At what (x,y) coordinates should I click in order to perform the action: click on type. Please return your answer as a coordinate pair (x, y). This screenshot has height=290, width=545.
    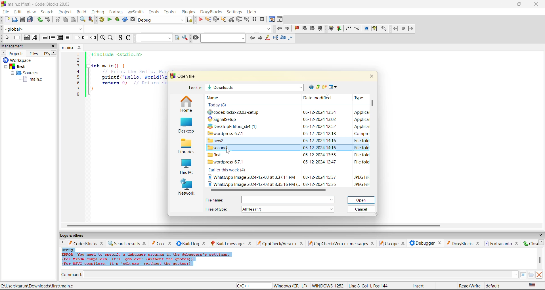
    Looking at the image, I should click on (361, 140).